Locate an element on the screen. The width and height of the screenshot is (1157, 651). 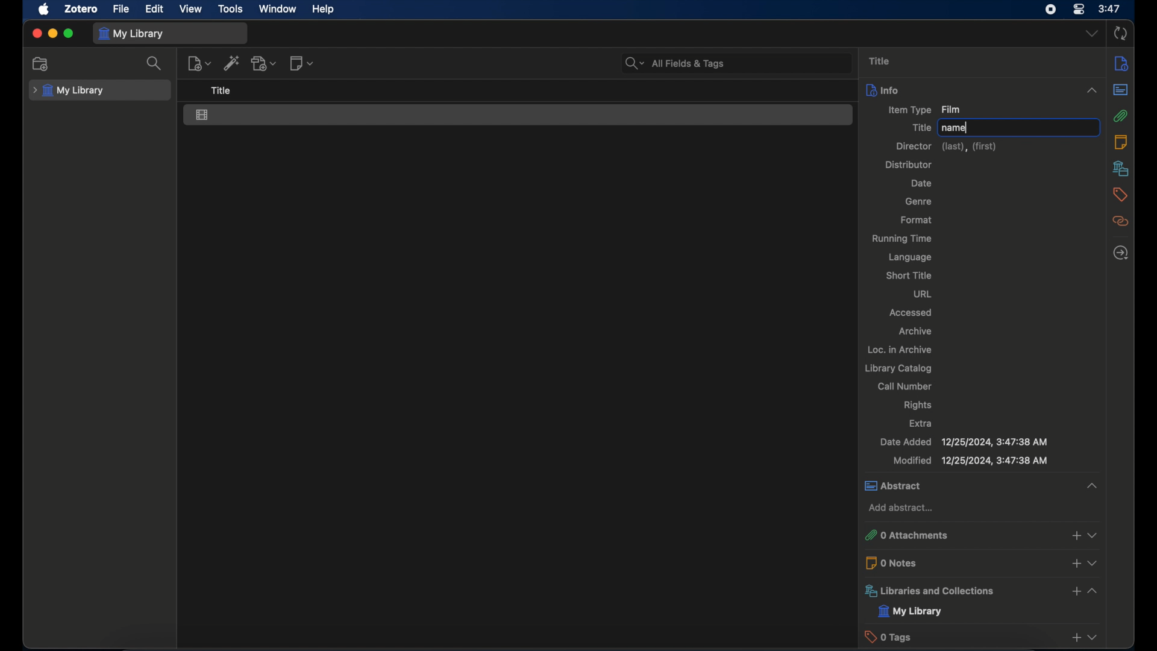
libraries is located at coordinates (1121, 168).